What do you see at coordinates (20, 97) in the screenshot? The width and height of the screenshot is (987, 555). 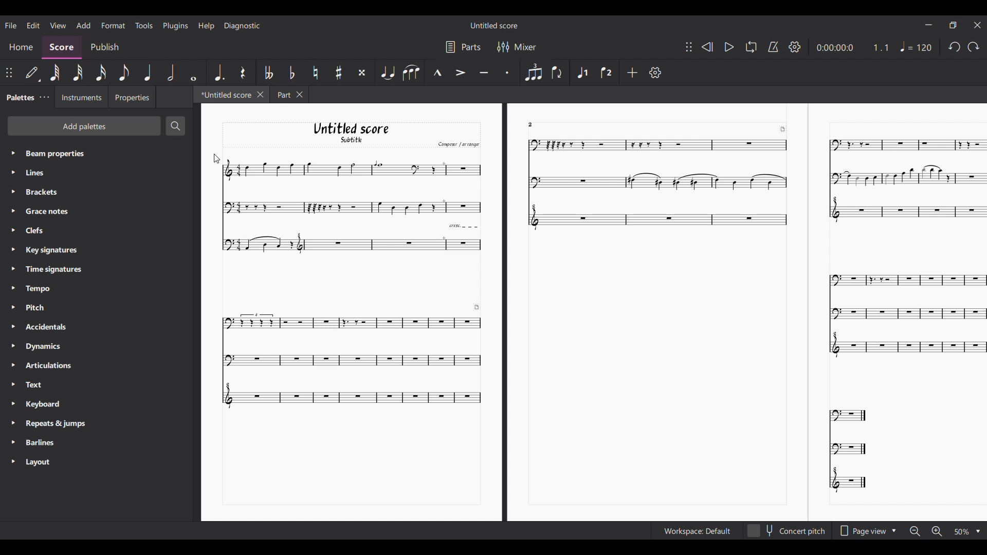 I see `Palette tab` at bounding box center [20, 97].